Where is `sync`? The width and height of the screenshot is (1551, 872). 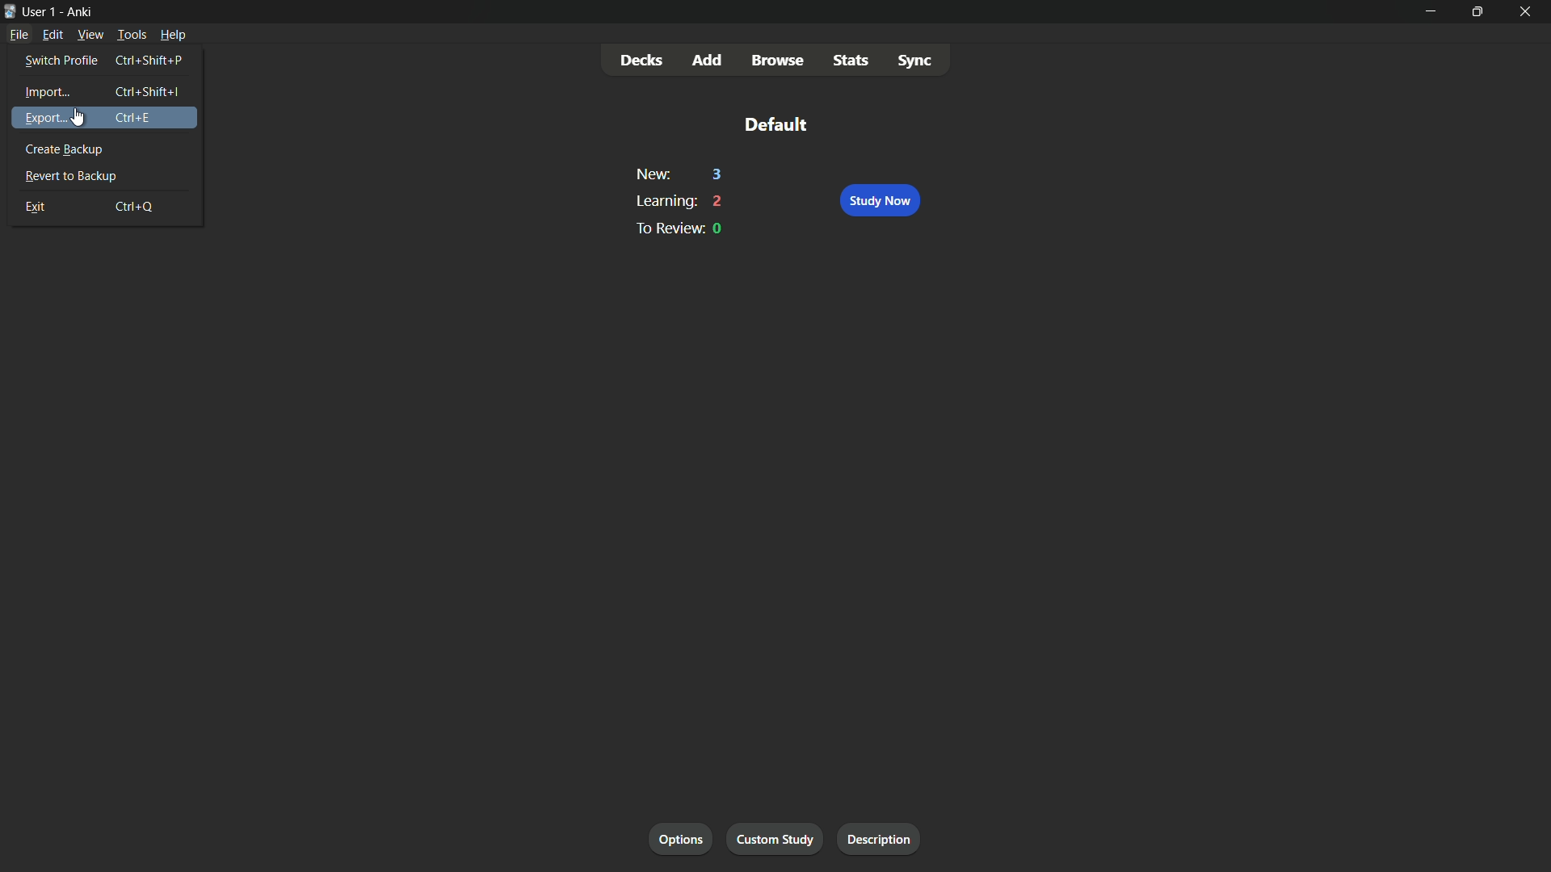
sync is located at coordinates (914, 59).